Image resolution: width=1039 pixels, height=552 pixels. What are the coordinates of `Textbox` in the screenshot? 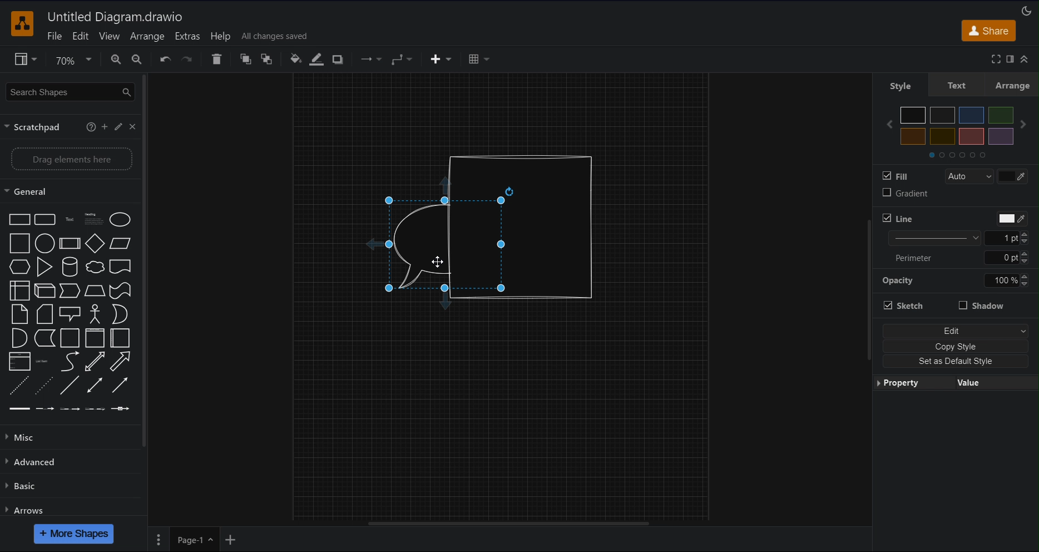 It's located at (94, 219).